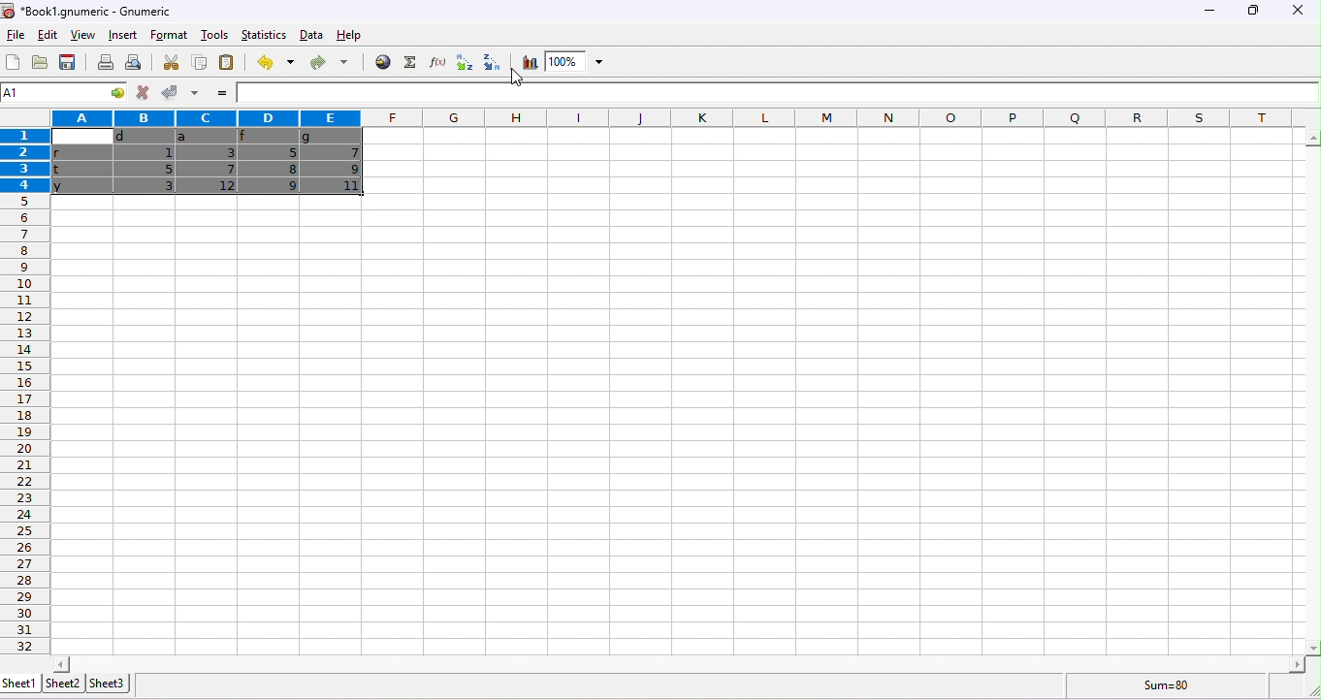 Image resolution: width=1321 pixels, height=700 pixels. I want to click on format, so click(170, 35).